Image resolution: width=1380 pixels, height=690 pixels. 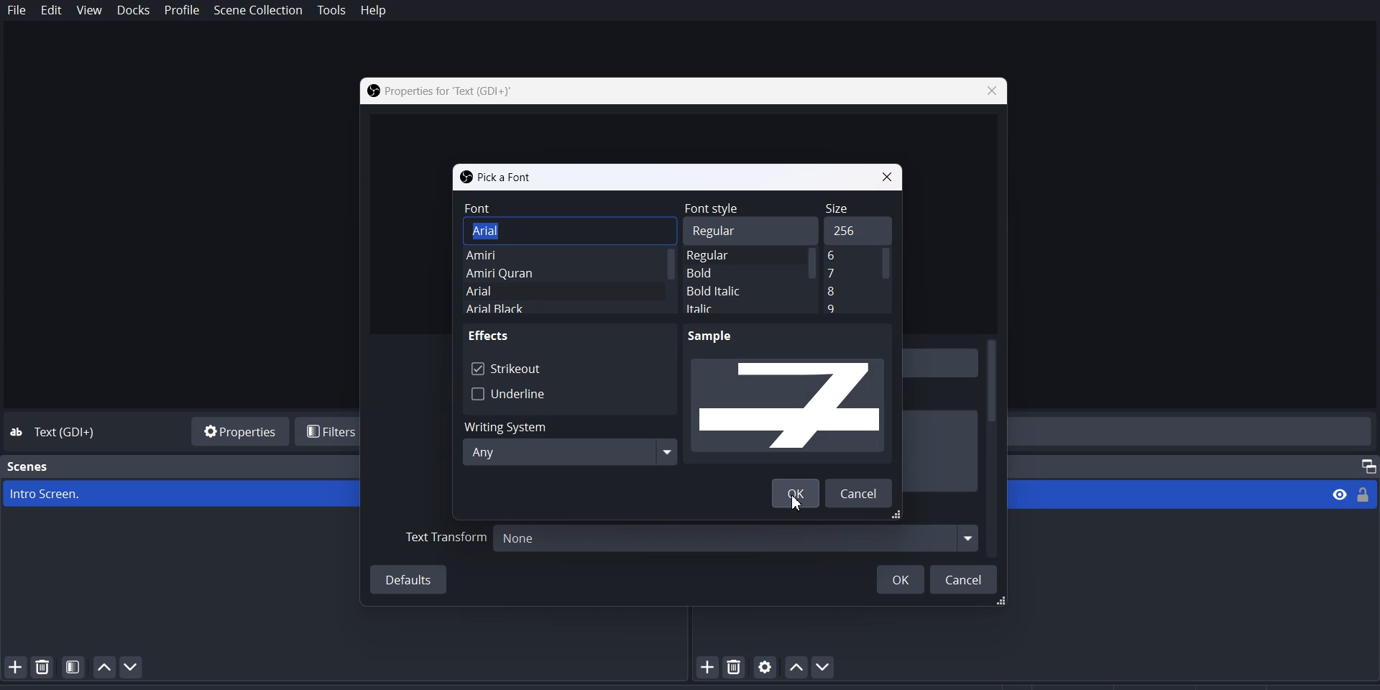 I want to click on Text , so click(x=491, y=335).